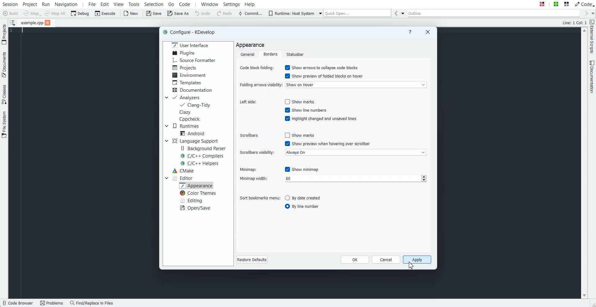  I want to click on Cppcheck, so click(189, 119).